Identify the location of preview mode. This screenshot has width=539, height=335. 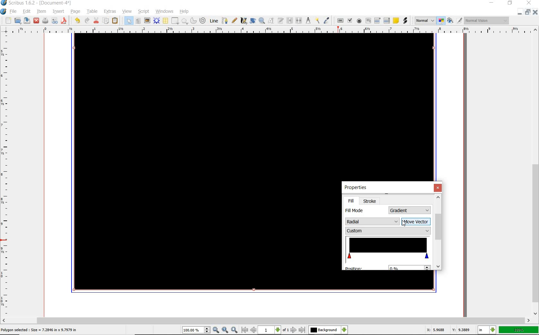
(455, 21).